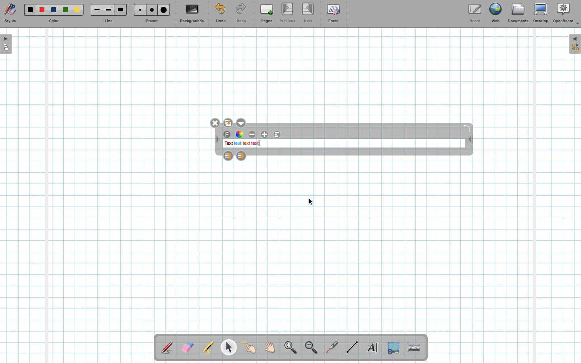  What do you see at coordinates (228, 347) in the screenshot?
I see `Pointer` at bounding box center [228, 347].